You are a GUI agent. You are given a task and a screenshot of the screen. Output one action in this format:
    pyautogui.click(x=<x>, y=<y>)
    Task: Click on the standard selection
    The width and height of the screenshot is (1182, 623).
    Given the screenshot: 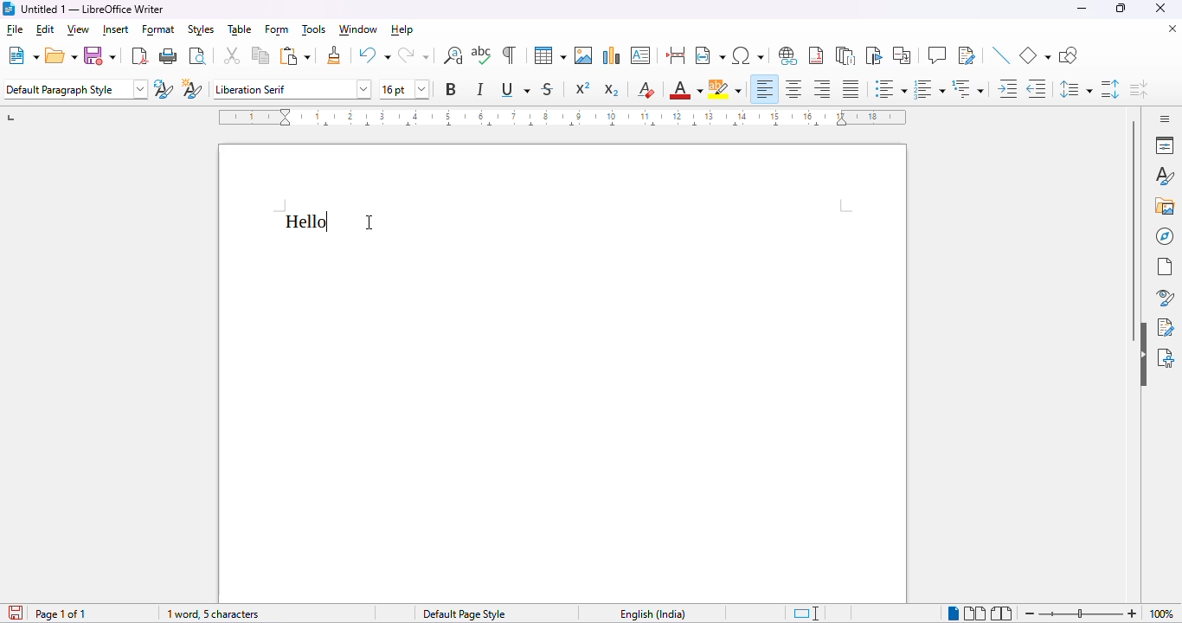 What is the action you would take?
    pyautogui.click(x=806, y=613)
    